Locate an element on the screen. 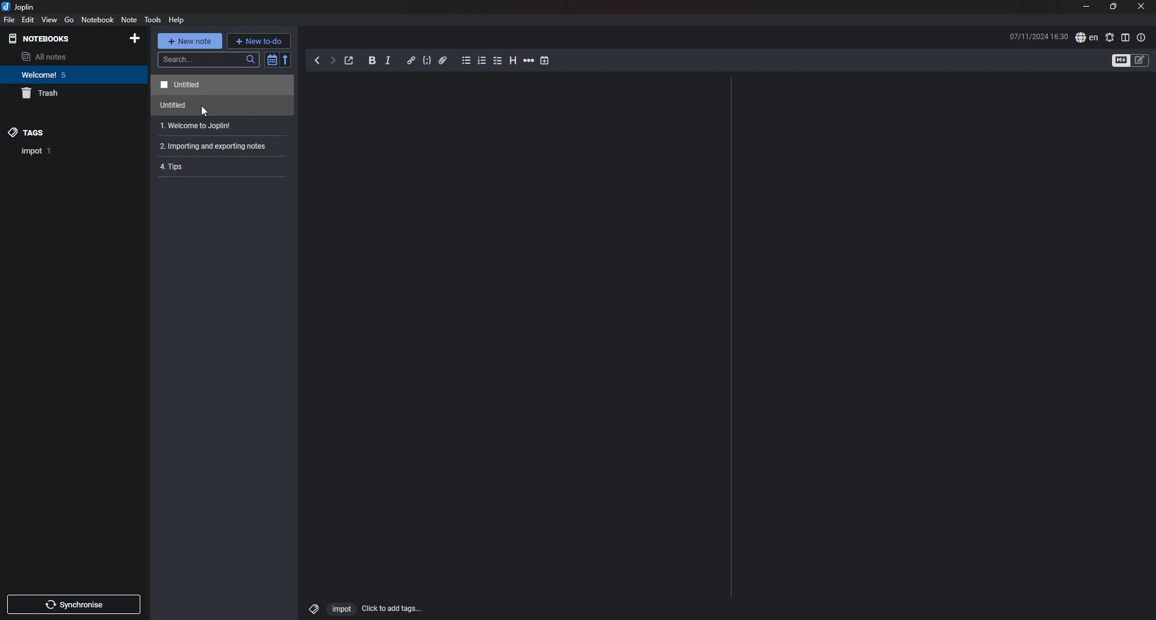  cursor is located at coordinates (204, 112).